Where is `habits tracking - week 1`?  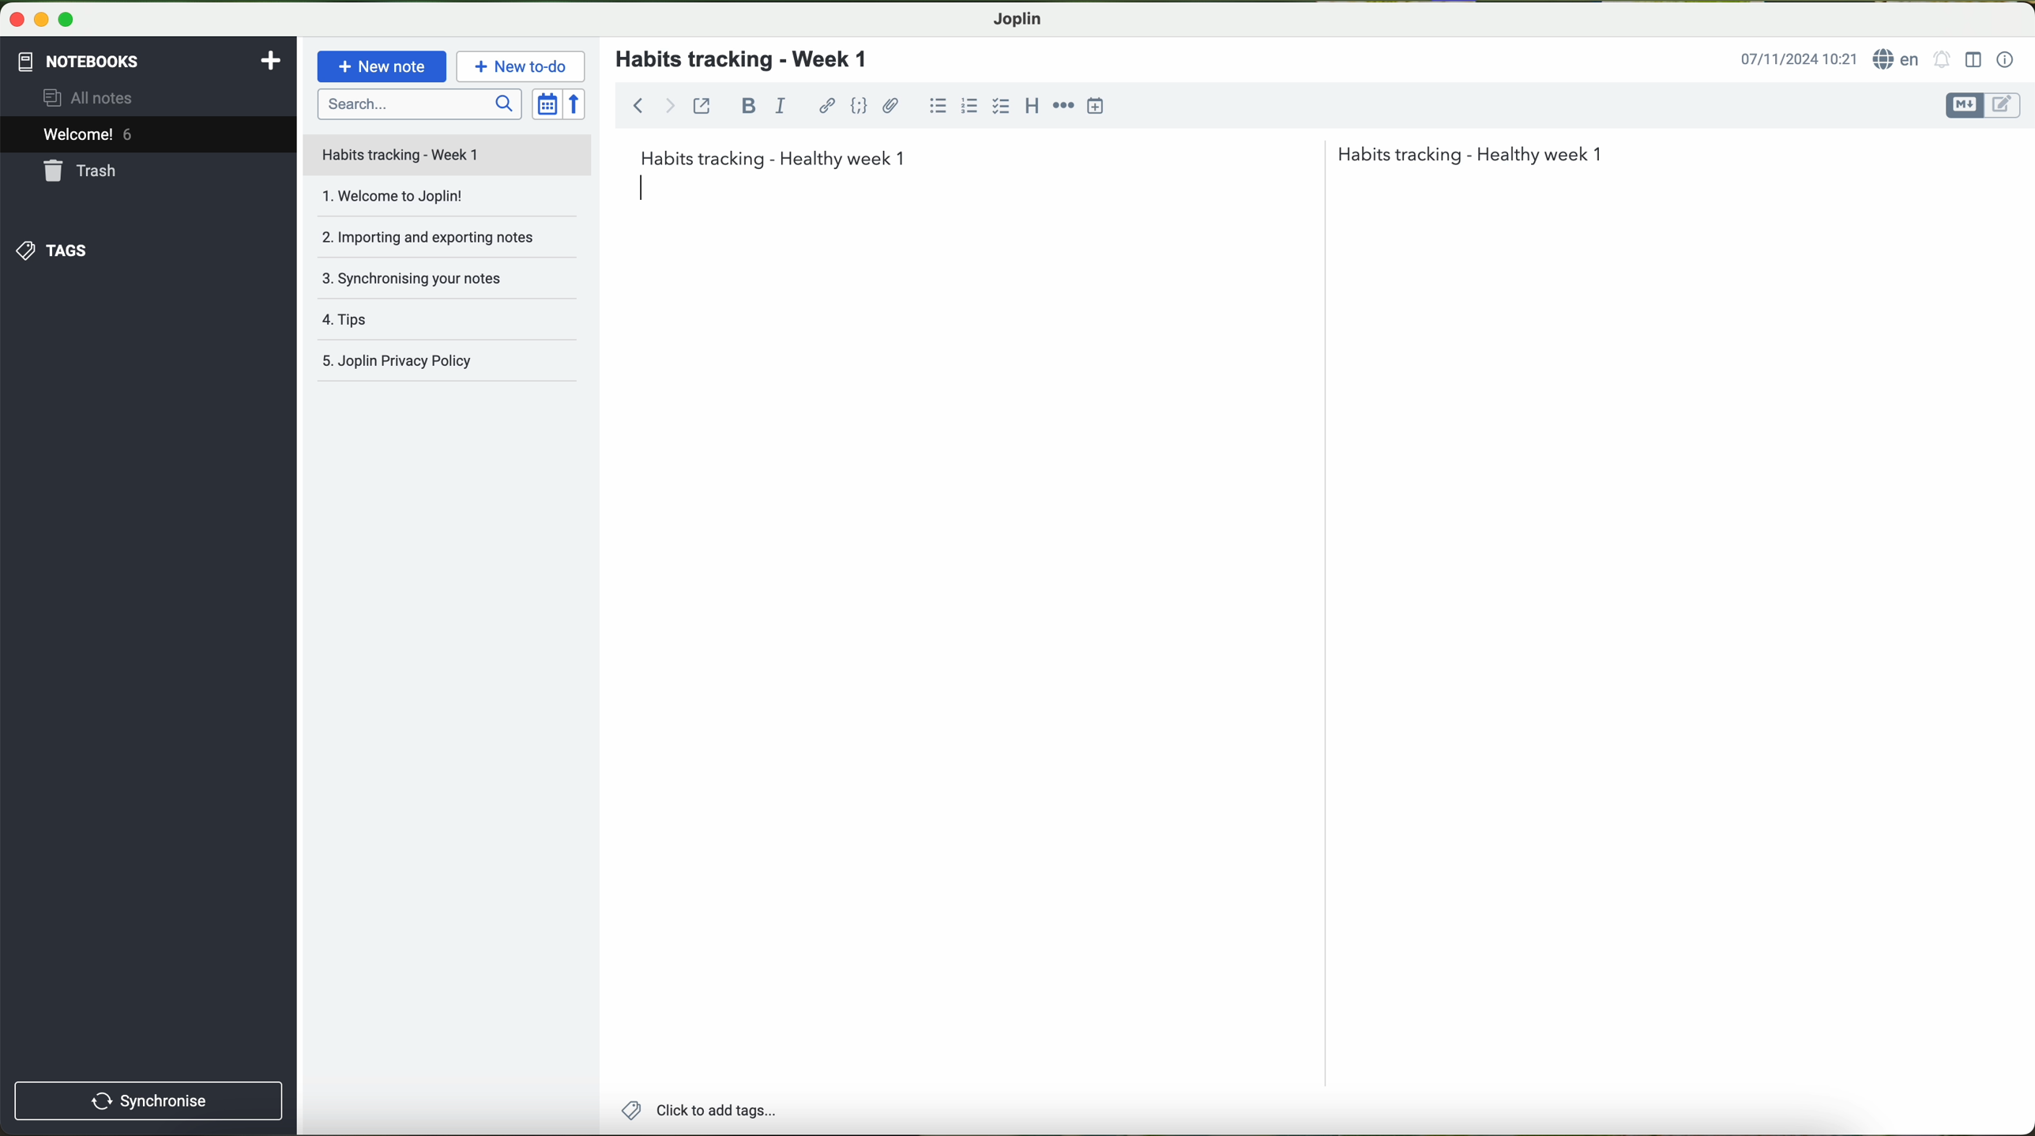
habits tracking - week 1 is located at coordinates (751, 60).